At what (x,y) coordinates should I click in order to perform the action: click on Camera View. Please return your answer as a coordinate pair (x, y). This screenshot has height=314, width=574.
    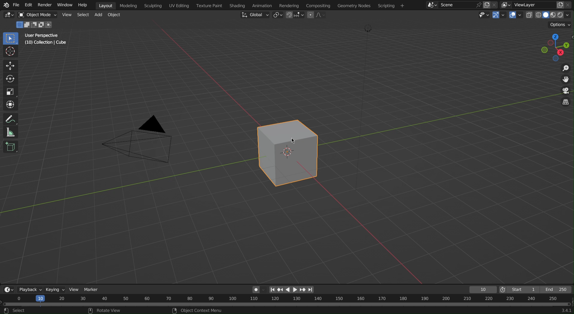
    Looking at the image, I should click on (565, 92).